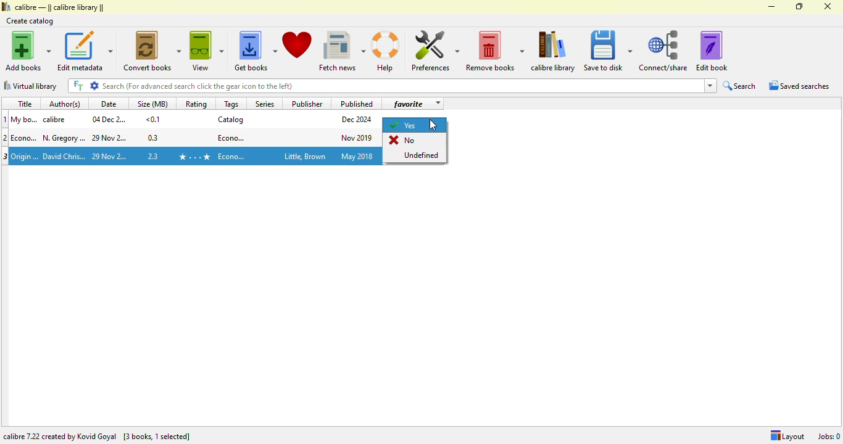  What do you see at coordinates (409, 104) in the screenshot?
I see `favorite` at bounding box center [409, 104].